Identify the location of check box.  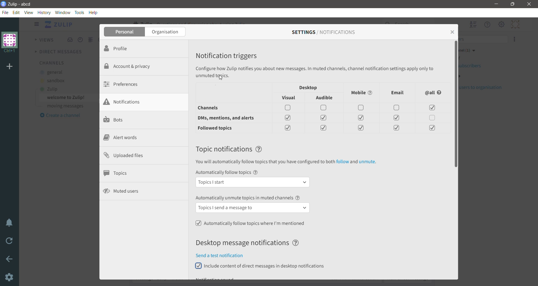
(324, 108).